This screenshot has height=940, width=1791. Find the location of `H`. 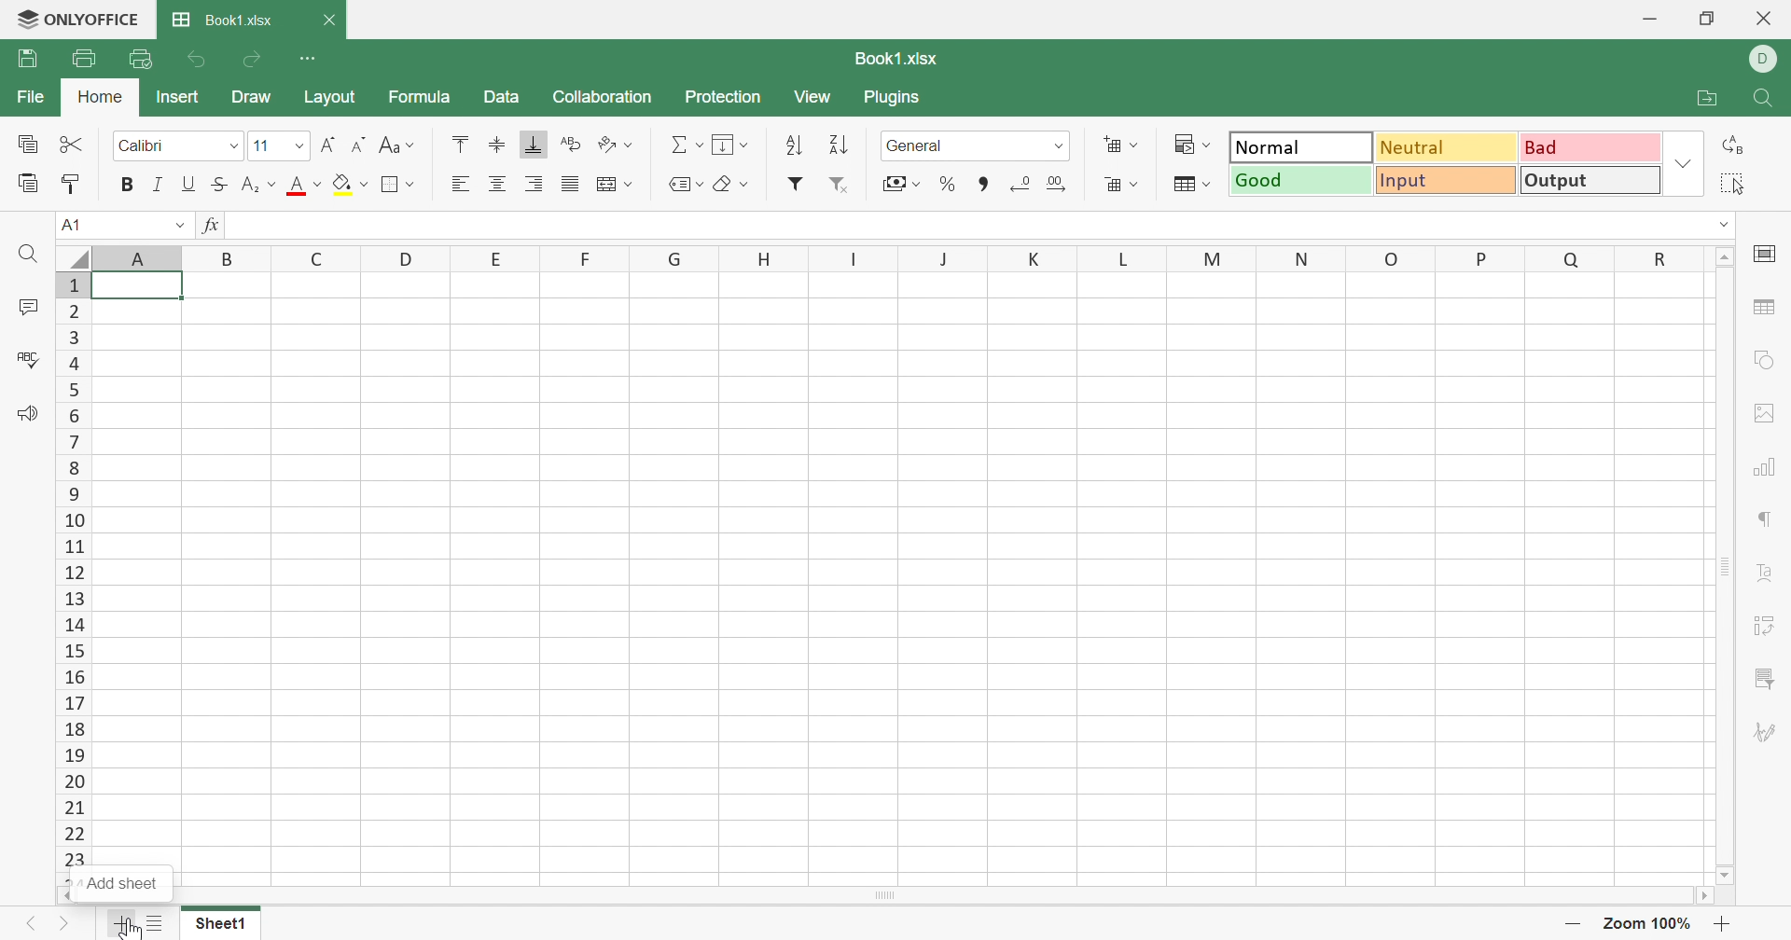

H is located at coordinates (762, 256).